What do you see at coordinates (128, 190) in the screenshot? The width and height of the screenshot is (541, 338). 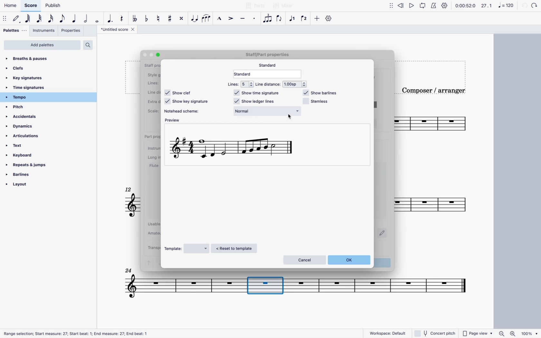 I see `12` at bounding box center [128, 190].